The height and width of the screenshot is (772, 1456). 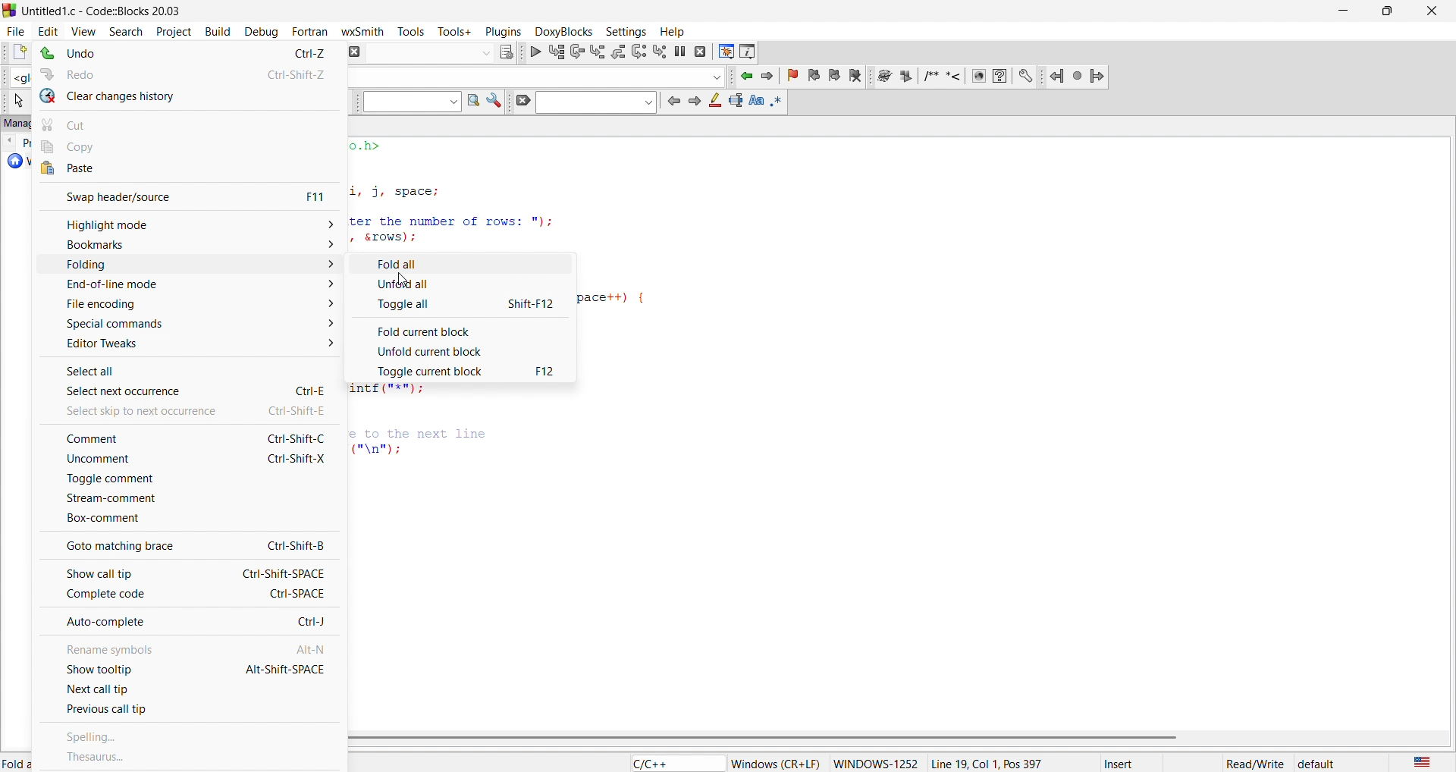 I want to click on help, so click(x=999, y=76).